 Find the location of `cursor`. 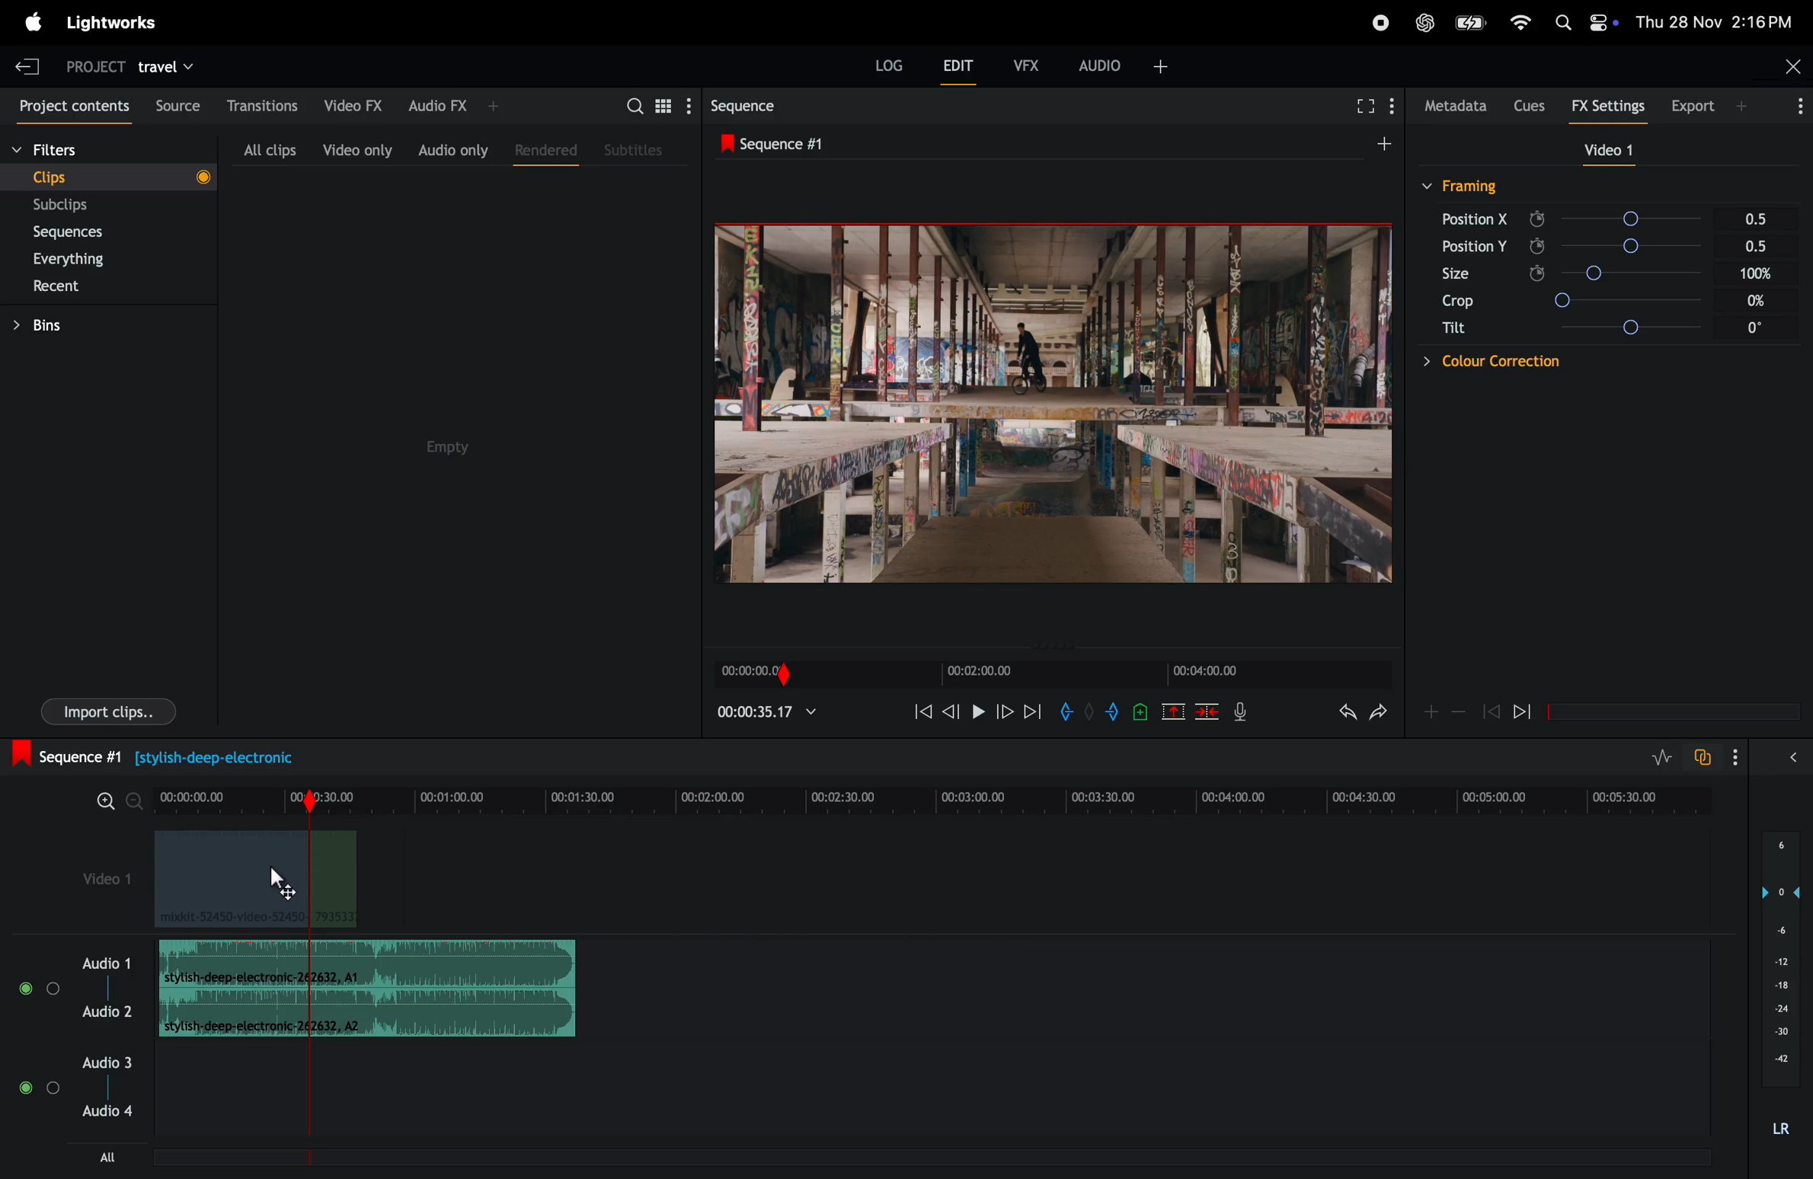

cursor is located at coordinates (288, 887).